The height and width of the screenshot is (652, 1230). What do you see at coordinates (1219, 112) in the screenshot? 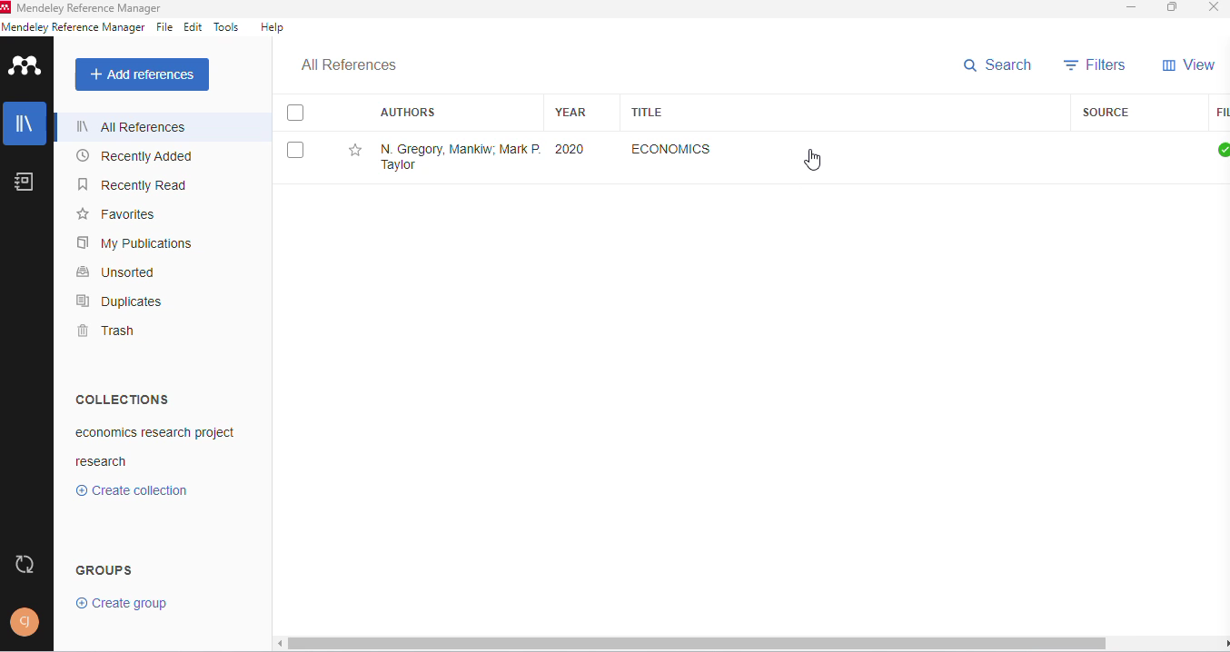
I see `files` at bounding box center [1219, 112].